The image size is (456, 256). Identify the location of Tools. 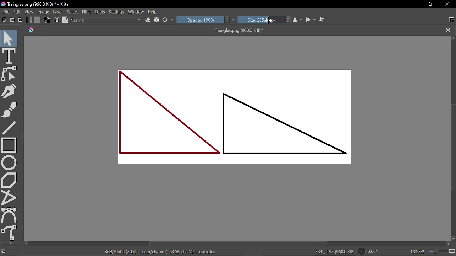
(100, 12).